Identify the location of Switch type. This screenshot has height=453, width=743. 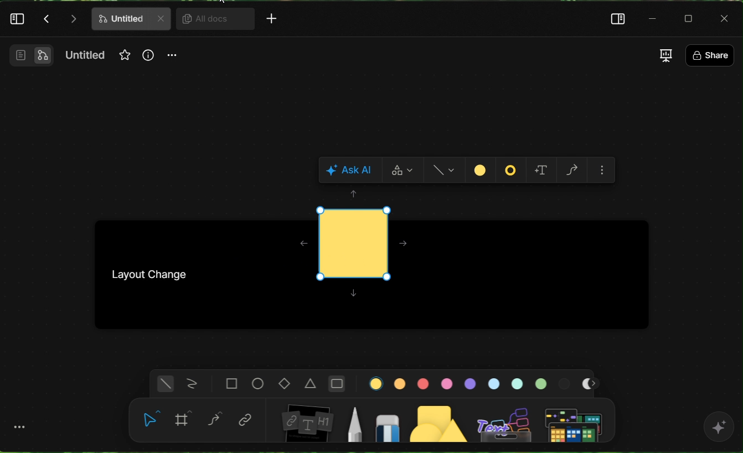
(402, 171).